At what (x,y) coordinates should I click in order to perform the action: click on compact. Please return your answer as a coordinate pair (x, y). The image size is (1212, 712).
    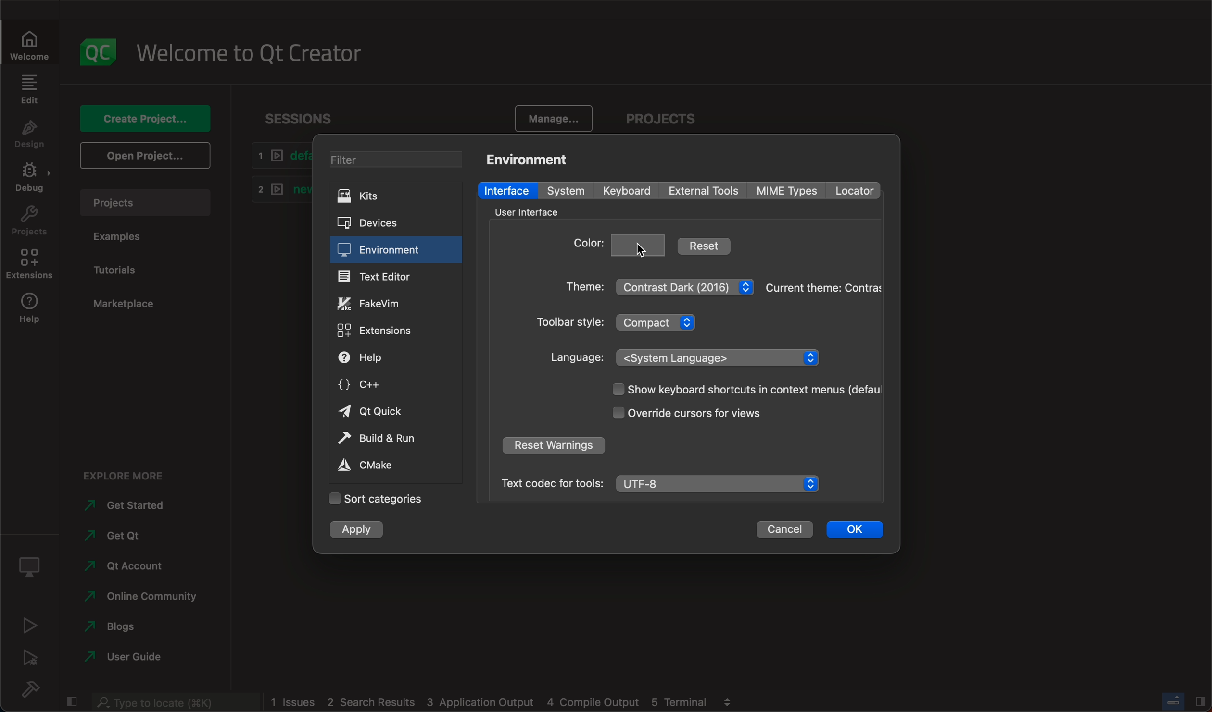
    Looking at the image, I should click on (660, 321).